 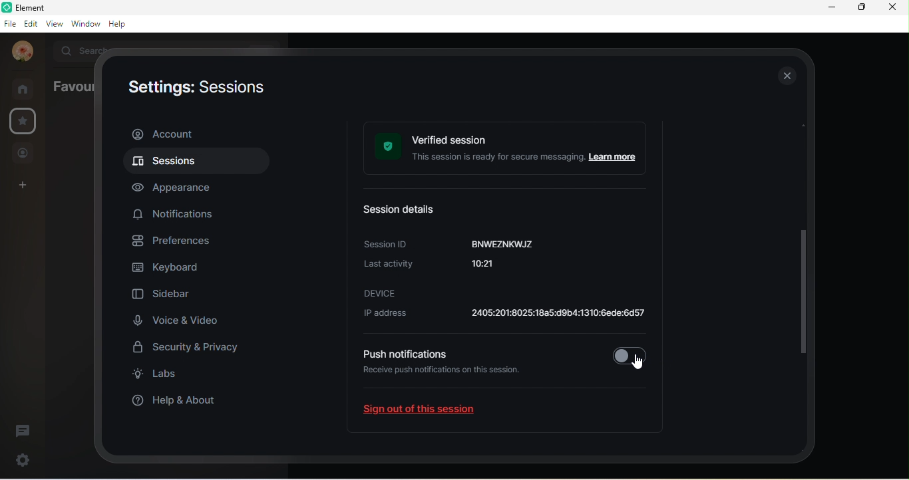 I want to click on notification, so click(x=176, y=213).